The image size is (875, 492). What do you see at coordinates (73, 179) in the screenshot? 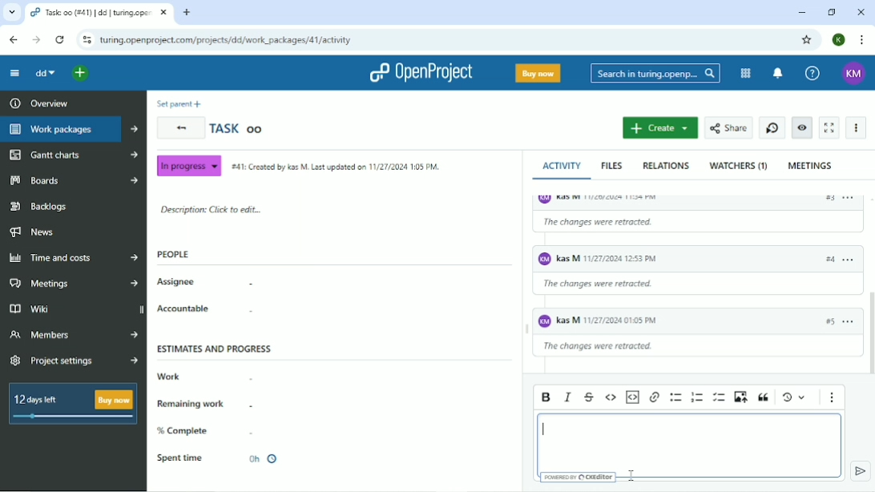
I see `Boards` at bounding box center [73, 179].